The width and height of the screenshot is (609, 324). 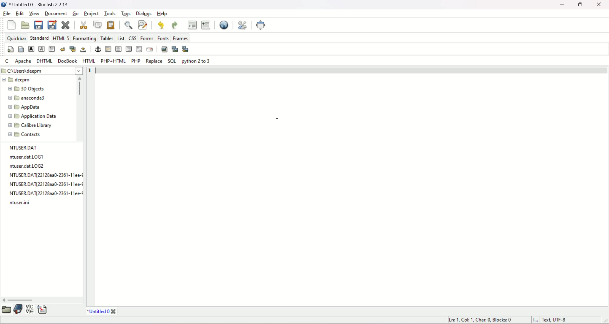 I want to click on editor, so click(x=351, y=186).